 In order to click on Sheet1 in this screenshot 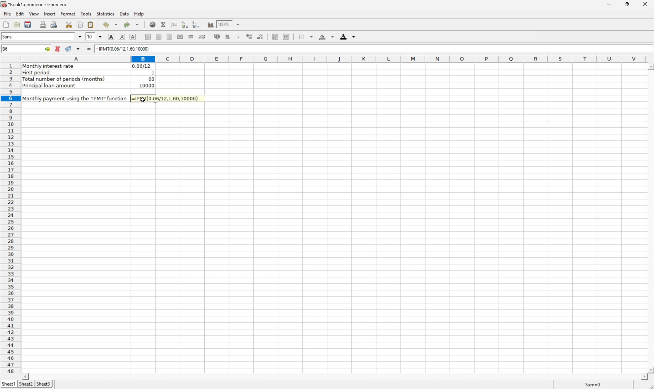, I will do `click(9, 384)`.